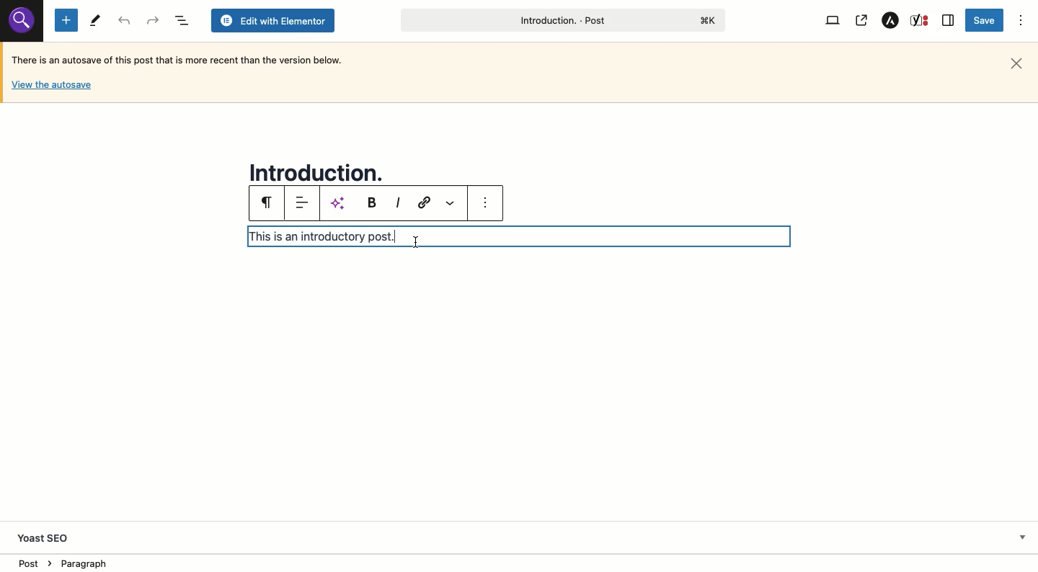 This screenshot has width=1038, height=572. I want to click on Document overview, so click(180, 20).